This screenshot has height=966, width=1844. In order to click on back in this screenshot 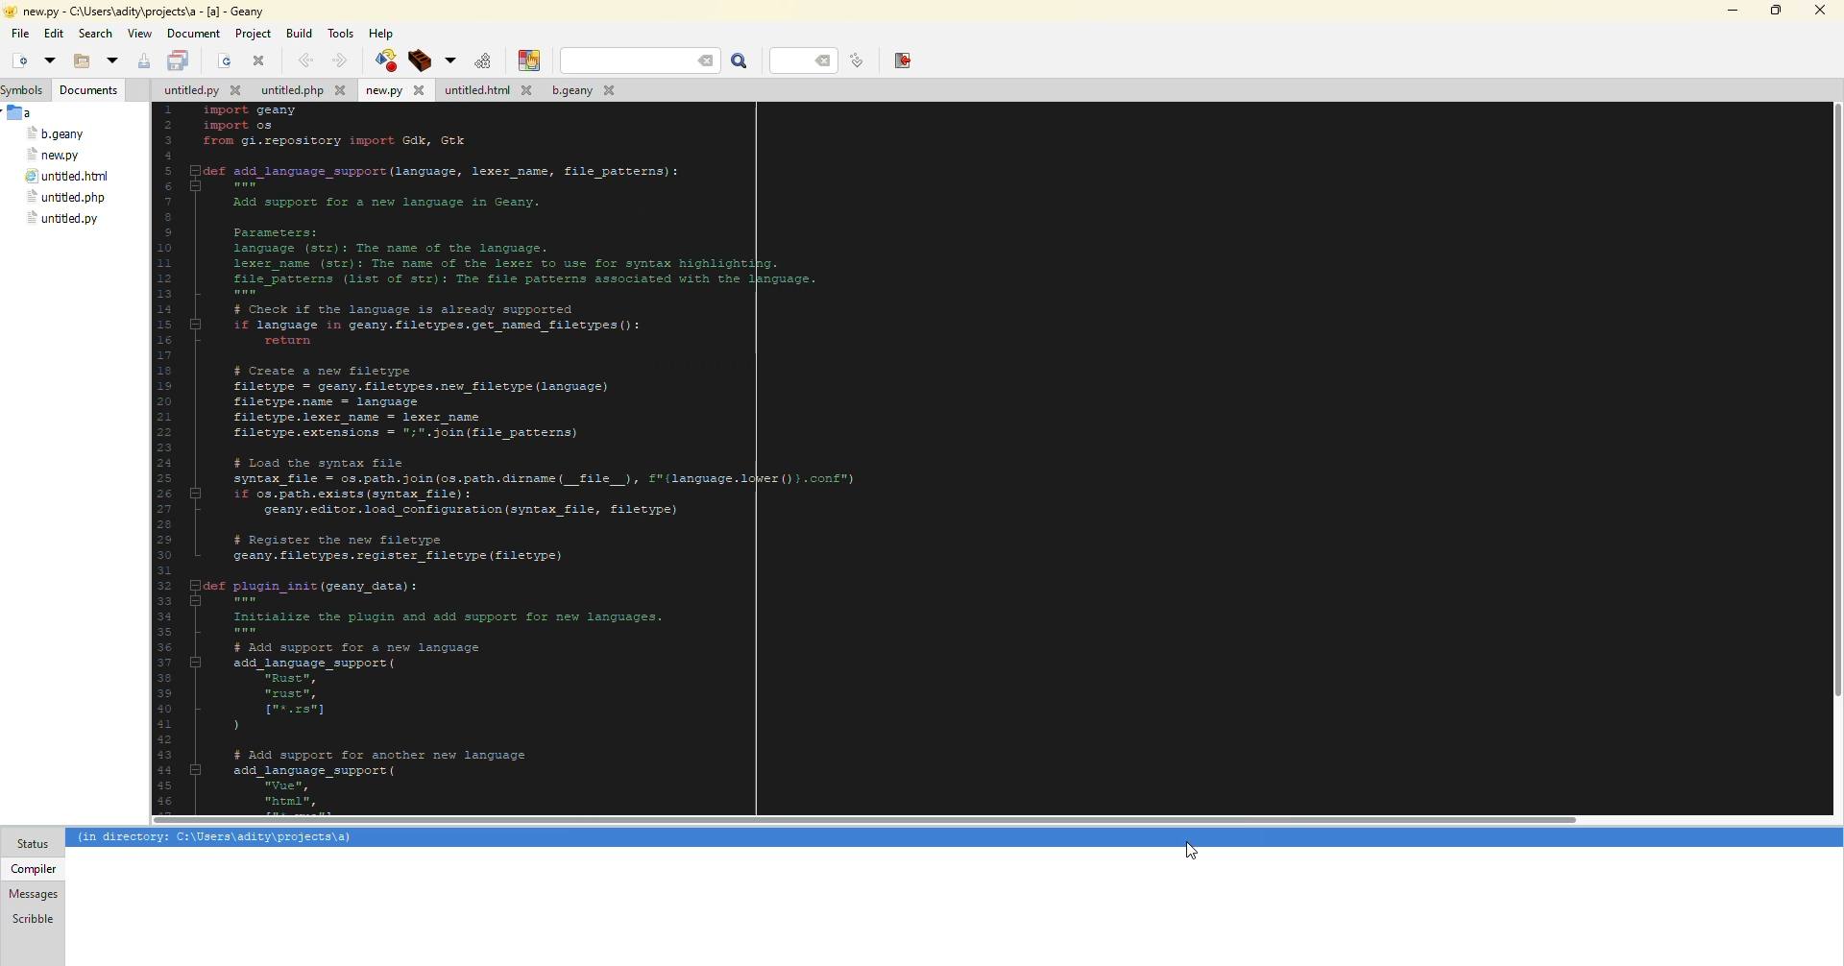, I will do `click(303, 60)`.